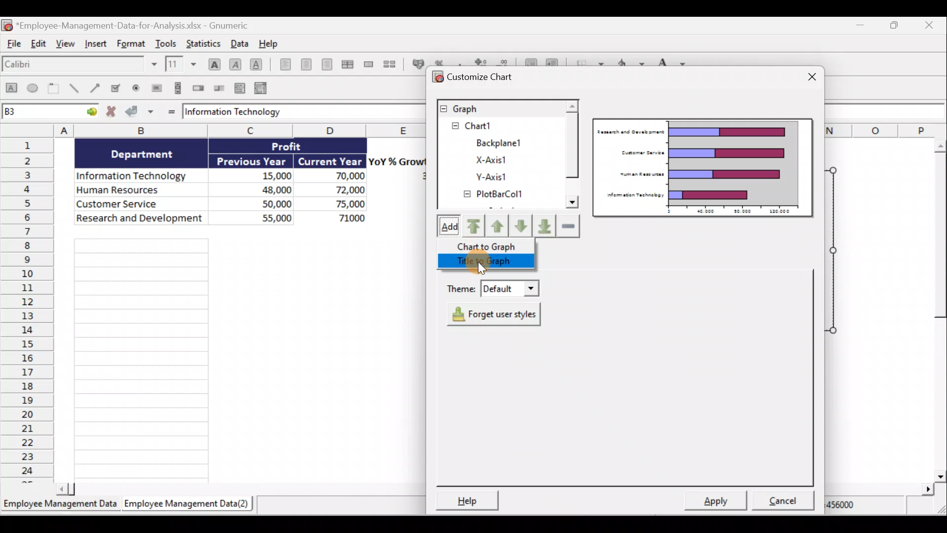 This screenshot has width=947, height=533. What do you see at coordinates (340, 177) in the screenshot?
I see `70,000` at bounding box center [340, 177].